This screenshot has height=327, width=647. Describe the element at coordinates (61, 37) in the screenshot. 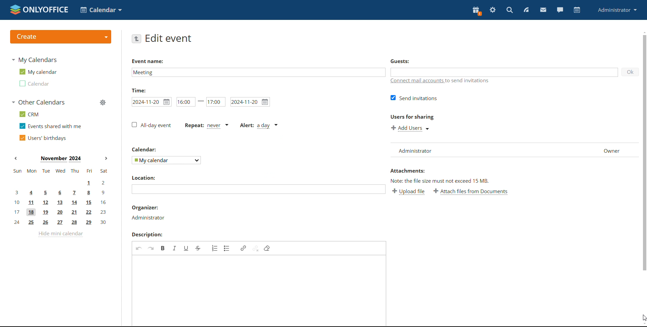

I see `create` at that location.